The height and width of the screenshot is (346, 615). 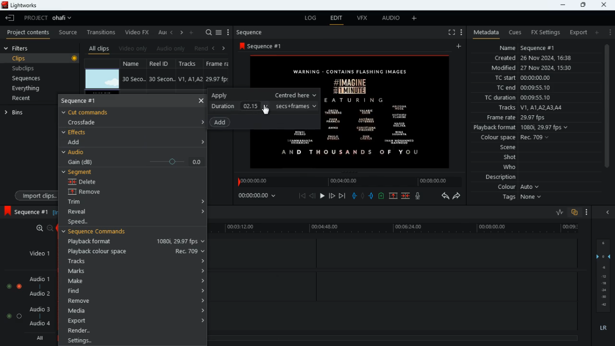 I want to click on up, so click(x=393, y=197).